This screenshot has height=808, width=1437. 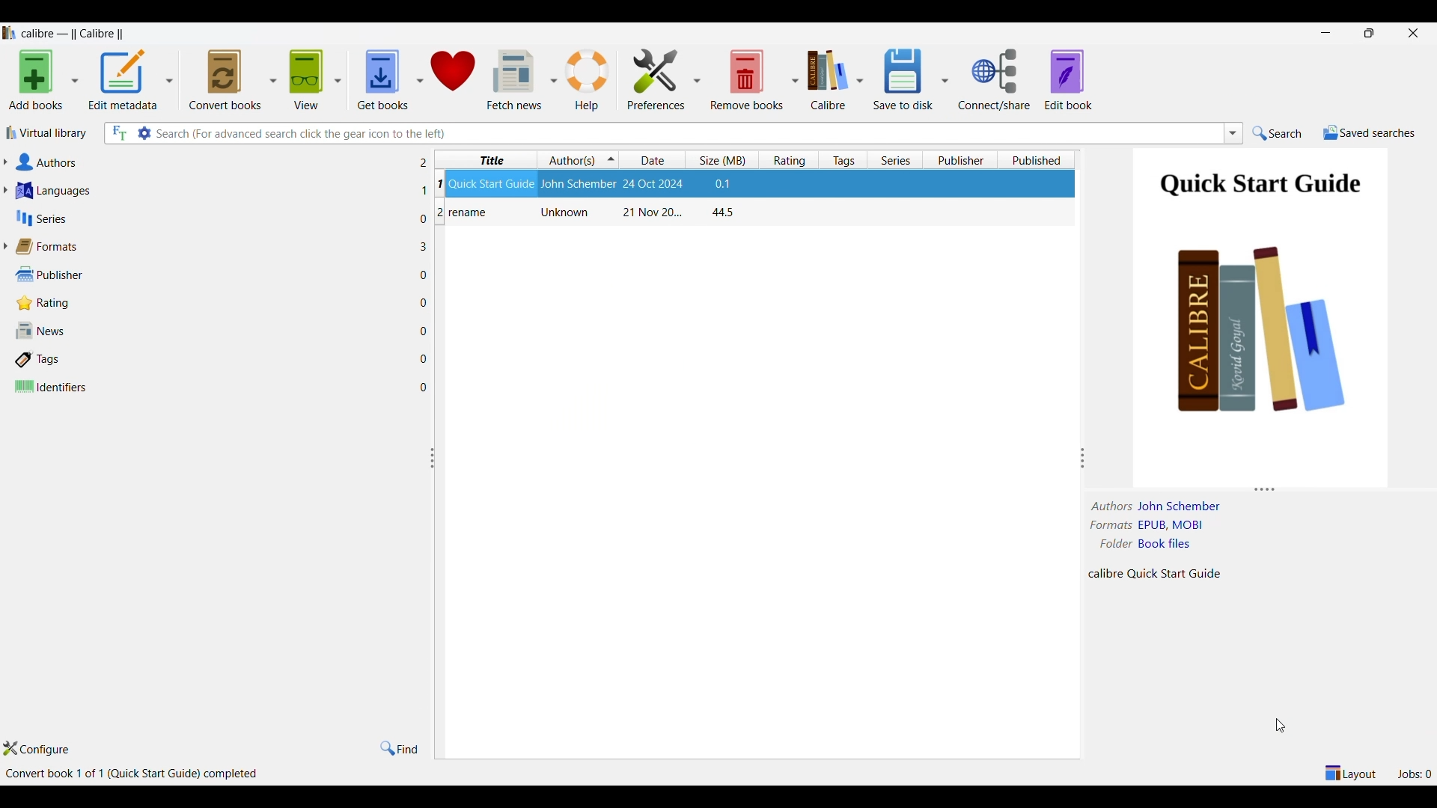 What do you see at coordinates (1161, 572) in the screenshot?
I see `Details about file content` at bounding box center [1161, 572].